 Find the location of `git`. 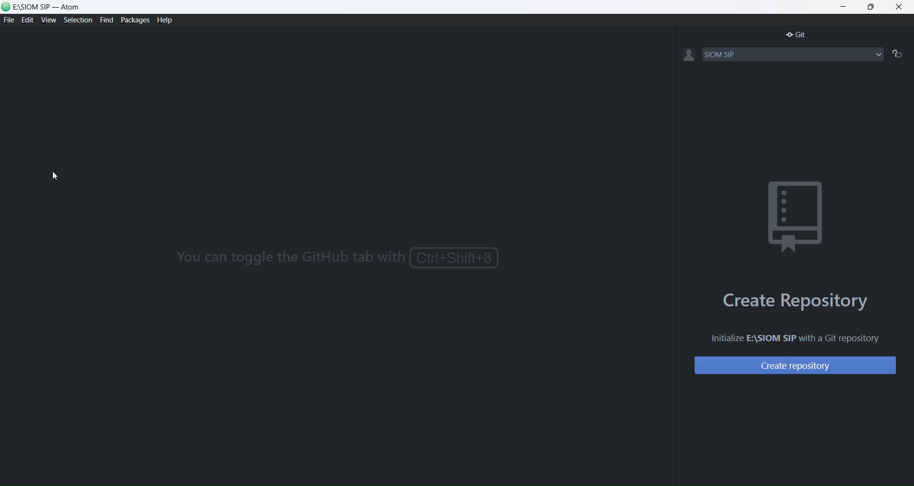

git is located at coordinates (796, 36).